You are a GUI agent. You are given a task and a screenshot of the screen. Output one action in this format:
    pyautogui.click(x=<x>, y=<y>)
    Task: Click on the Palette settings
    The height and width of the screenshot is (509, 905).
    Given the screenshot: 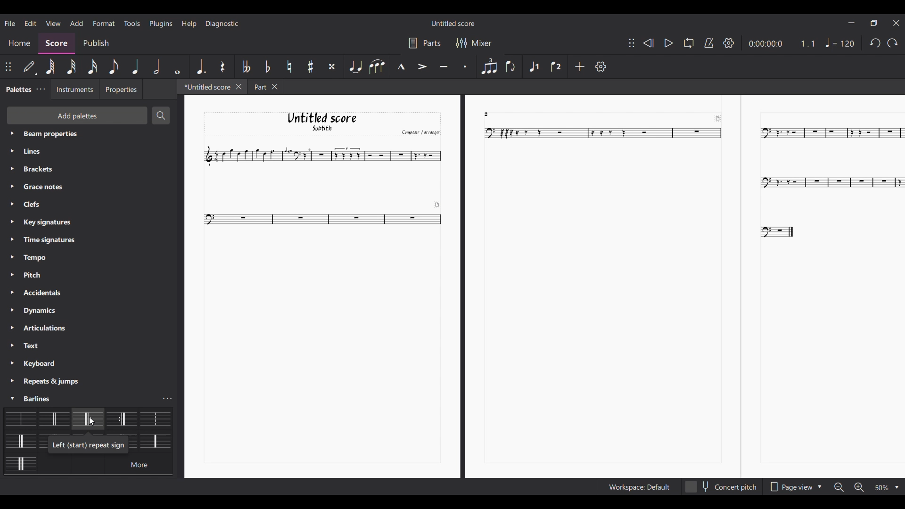 What is the action you would take?
    pyautogui.click(x=52, y=151)
    